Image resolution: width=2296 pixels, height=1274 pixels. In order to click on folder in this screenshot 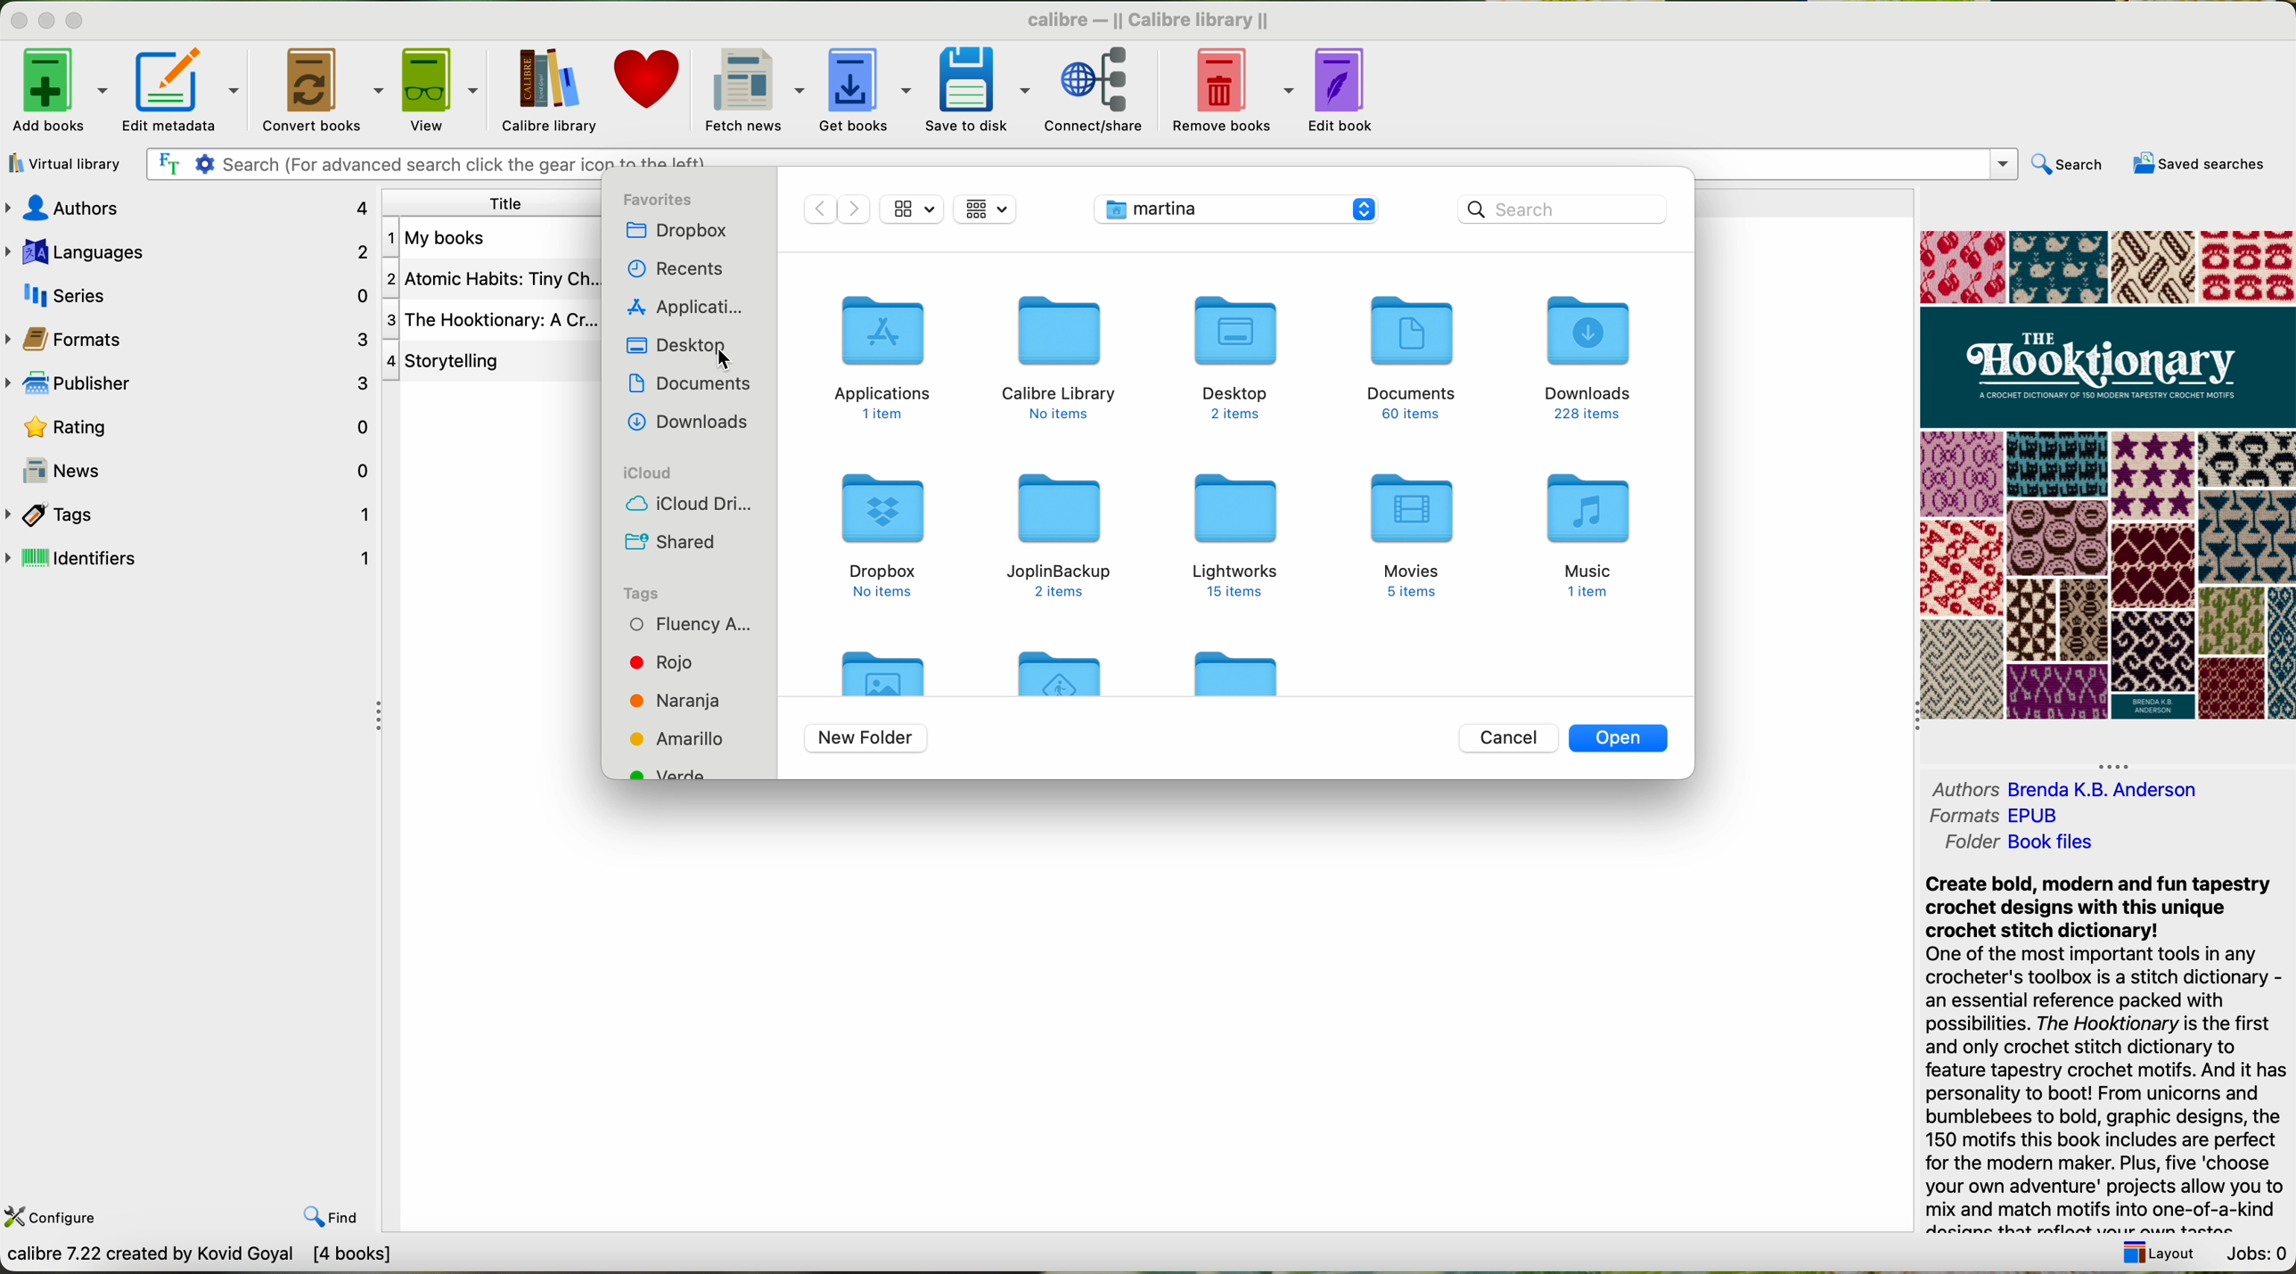, I will do `click(1959, 846)`.